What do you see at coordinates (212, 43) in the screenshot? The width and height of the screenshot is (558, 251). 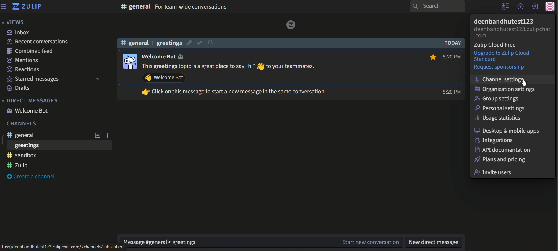 I see `notify` at bounding box center [212, 43].